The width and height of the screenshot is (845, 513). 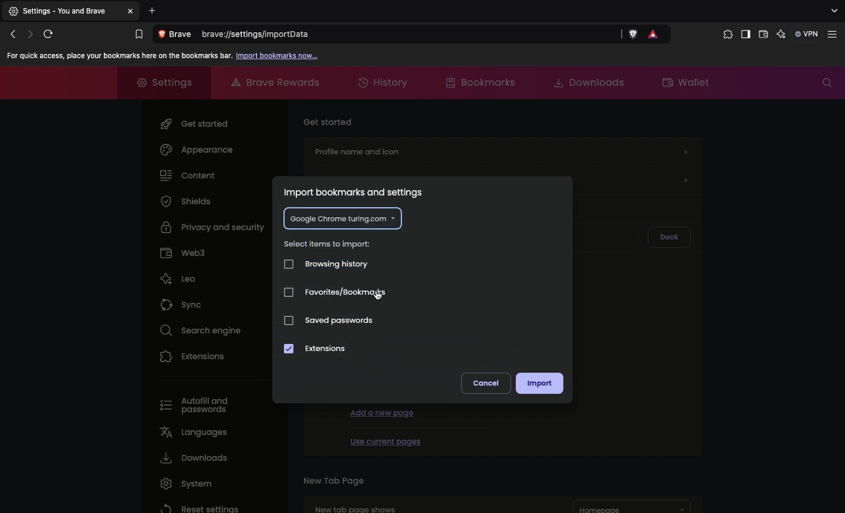 What do you see at coordinates (334, 293) in the screenshot?
I see `Favorites/bookmarks` at bounding box center [334, 293].